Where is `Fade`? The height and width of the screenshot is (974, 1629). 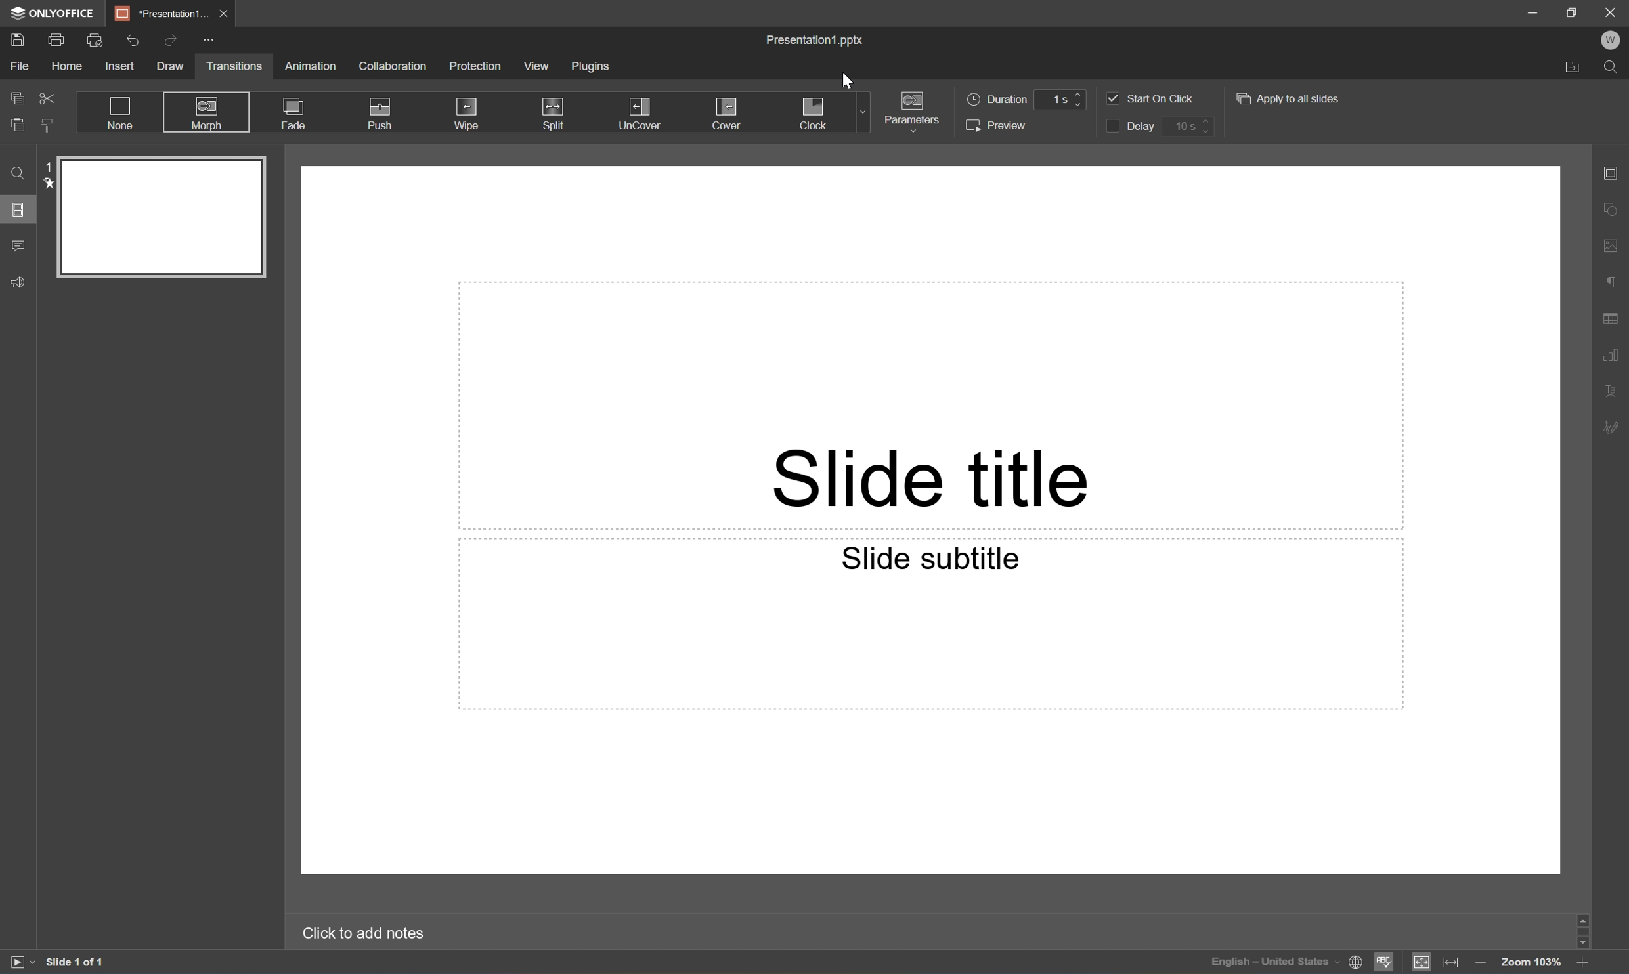
Fade is located at coordinates (292, 114).